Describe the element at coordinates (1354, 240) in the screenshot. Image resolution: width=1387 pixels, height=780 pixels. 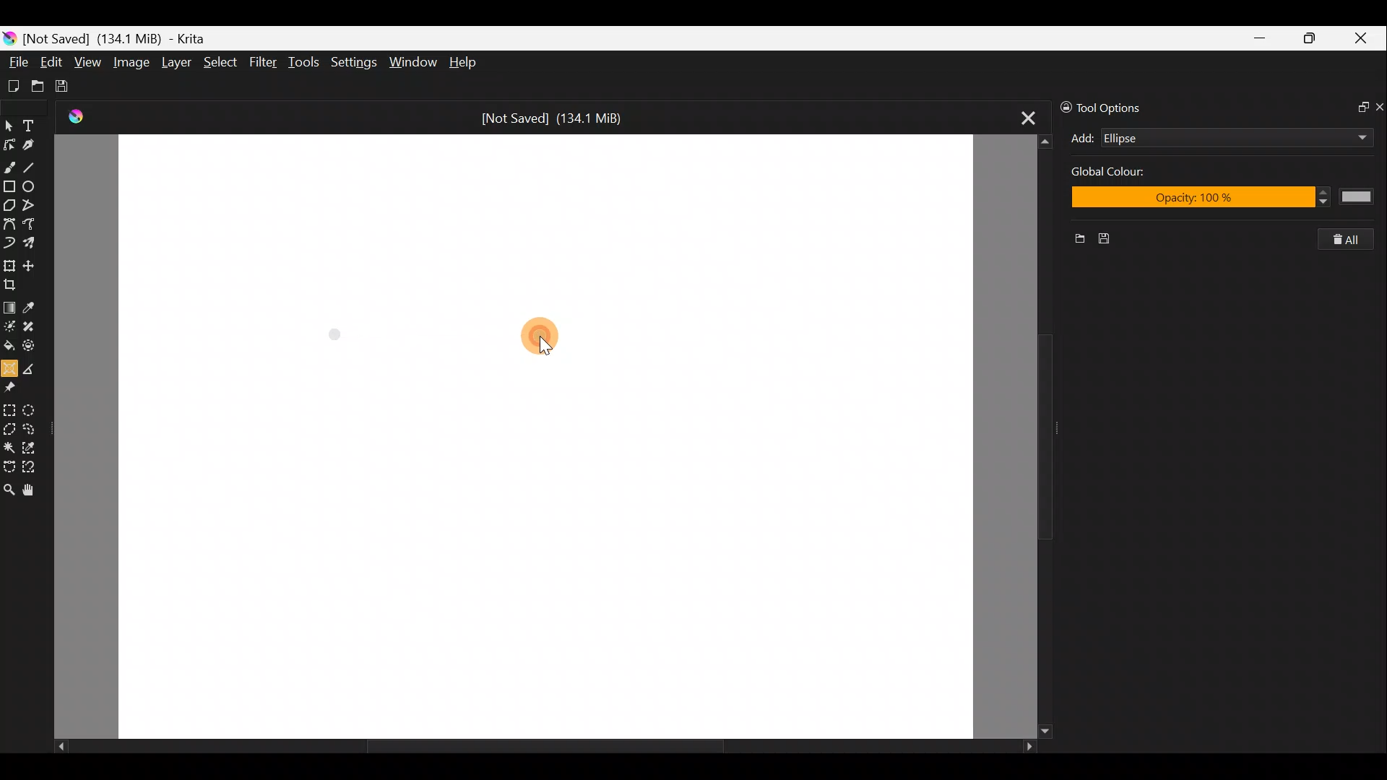
I see `Delete all` at that location.